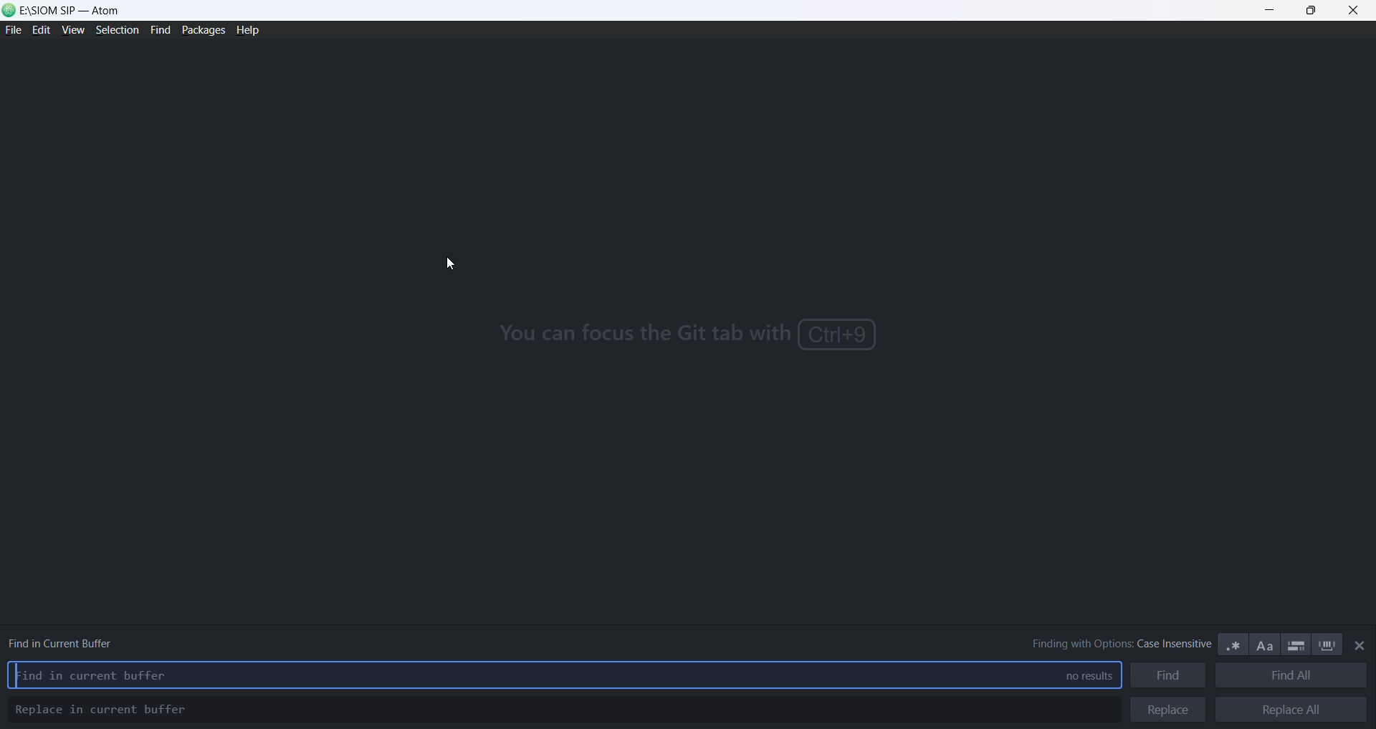 The image size is (1376, 729). I want to click on view, so click(71, 33).